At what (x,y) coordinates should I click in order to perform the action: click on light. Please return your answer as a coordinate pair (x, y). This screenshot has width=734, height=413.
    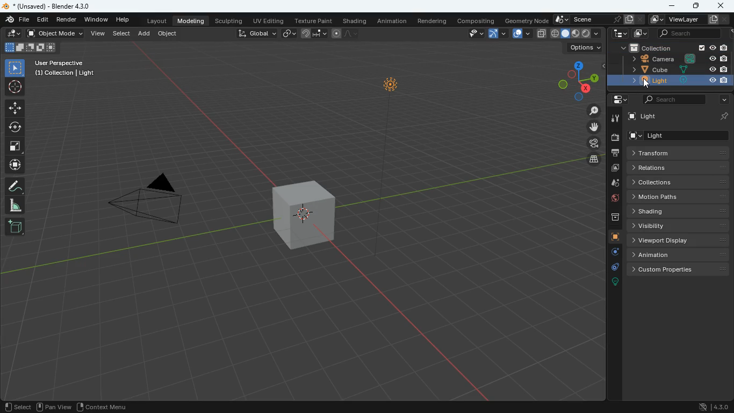
    Looking at the image, I should click on (395, 163).